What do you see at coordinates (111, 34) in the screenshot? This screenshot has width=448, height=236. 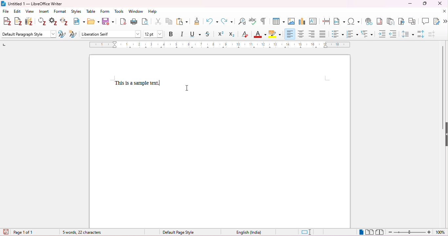 I see `font style` at bounding box center [111, 34].